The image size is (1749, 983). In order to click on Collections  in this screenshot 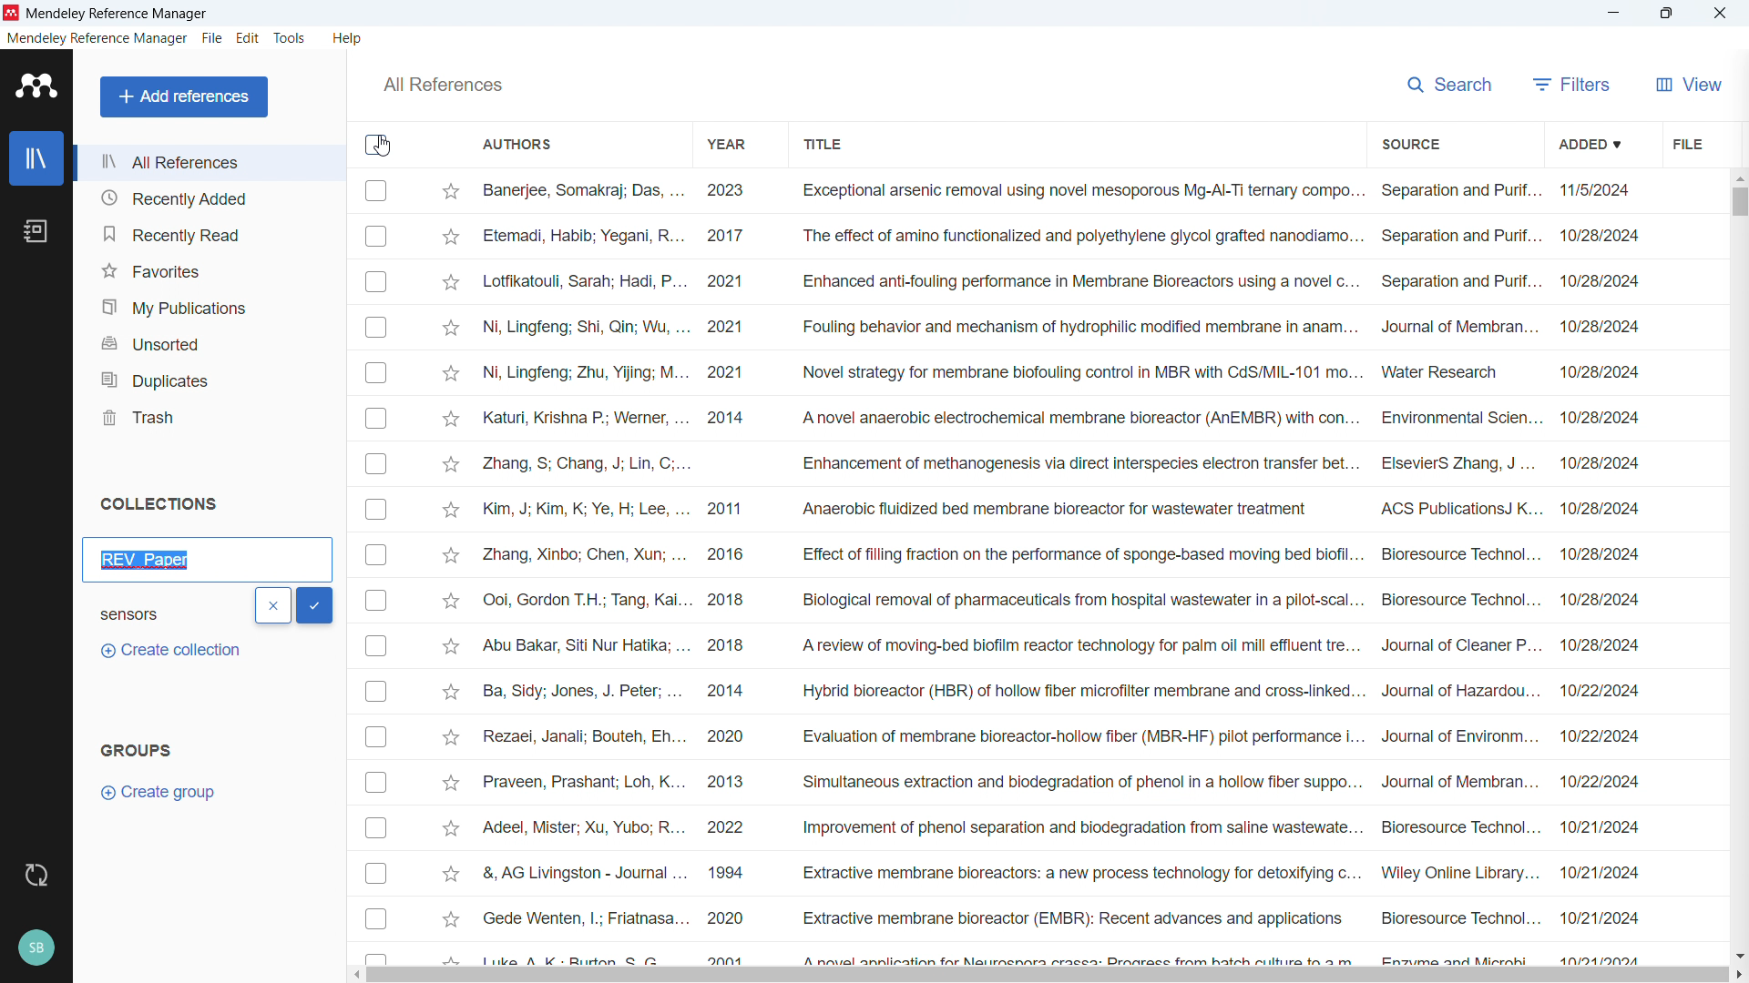, I will do `click(159, 504)`.